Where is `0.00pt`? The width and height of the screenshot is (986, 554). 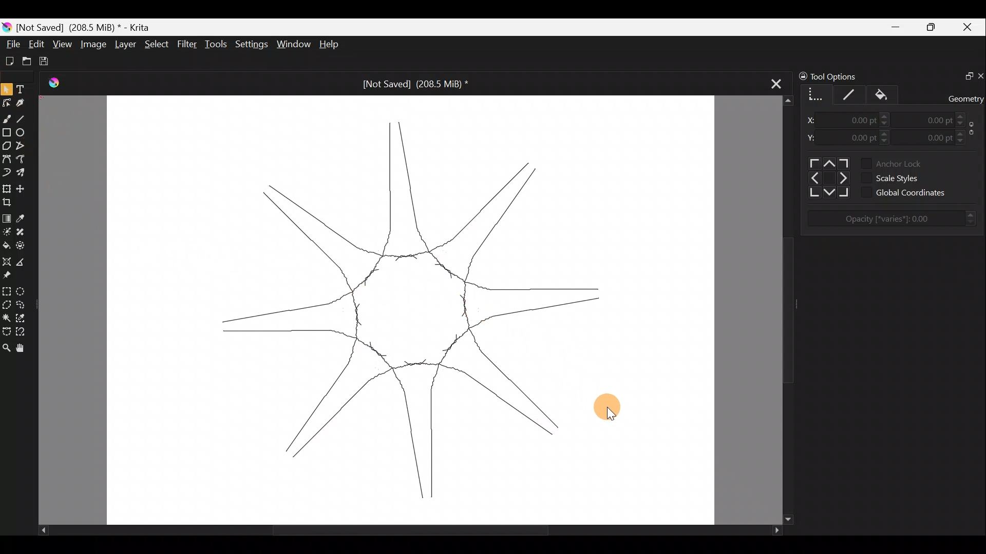
0.00pt is located at coordinates (931, 135).